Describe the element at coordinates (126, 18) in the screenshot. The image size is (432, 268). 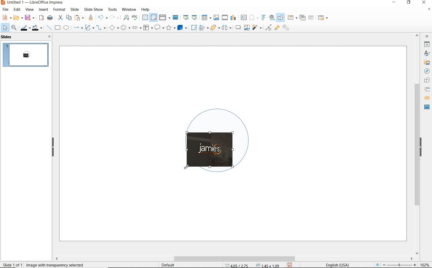
I see `find and replace` at that location.